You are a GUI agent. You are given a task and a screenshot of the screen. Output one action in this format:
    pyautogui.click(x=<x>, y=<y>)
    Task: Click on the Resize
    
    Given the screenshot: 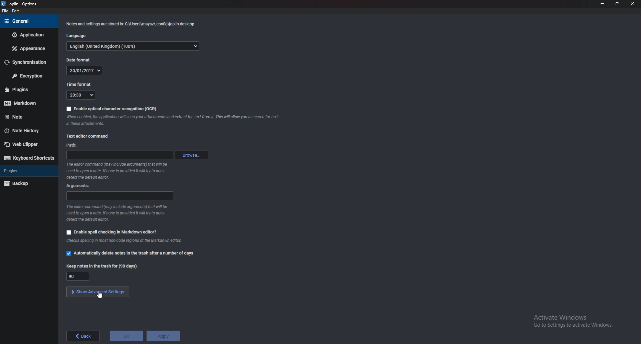 What is the action you would take?
    pyautogui.click(x=618, y=3)
    